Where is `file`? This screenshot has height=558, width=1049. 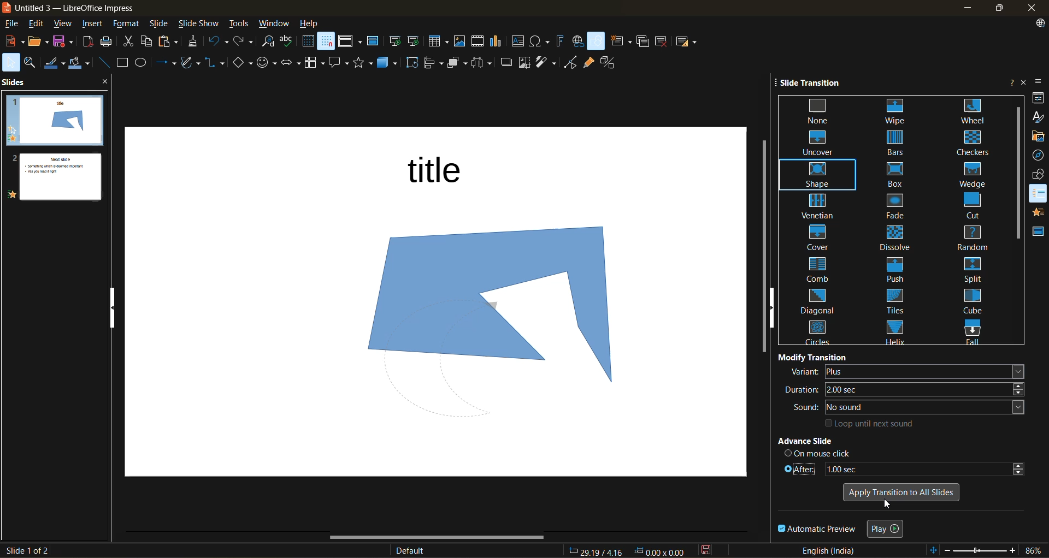 file is located at coordinates (15, 25).